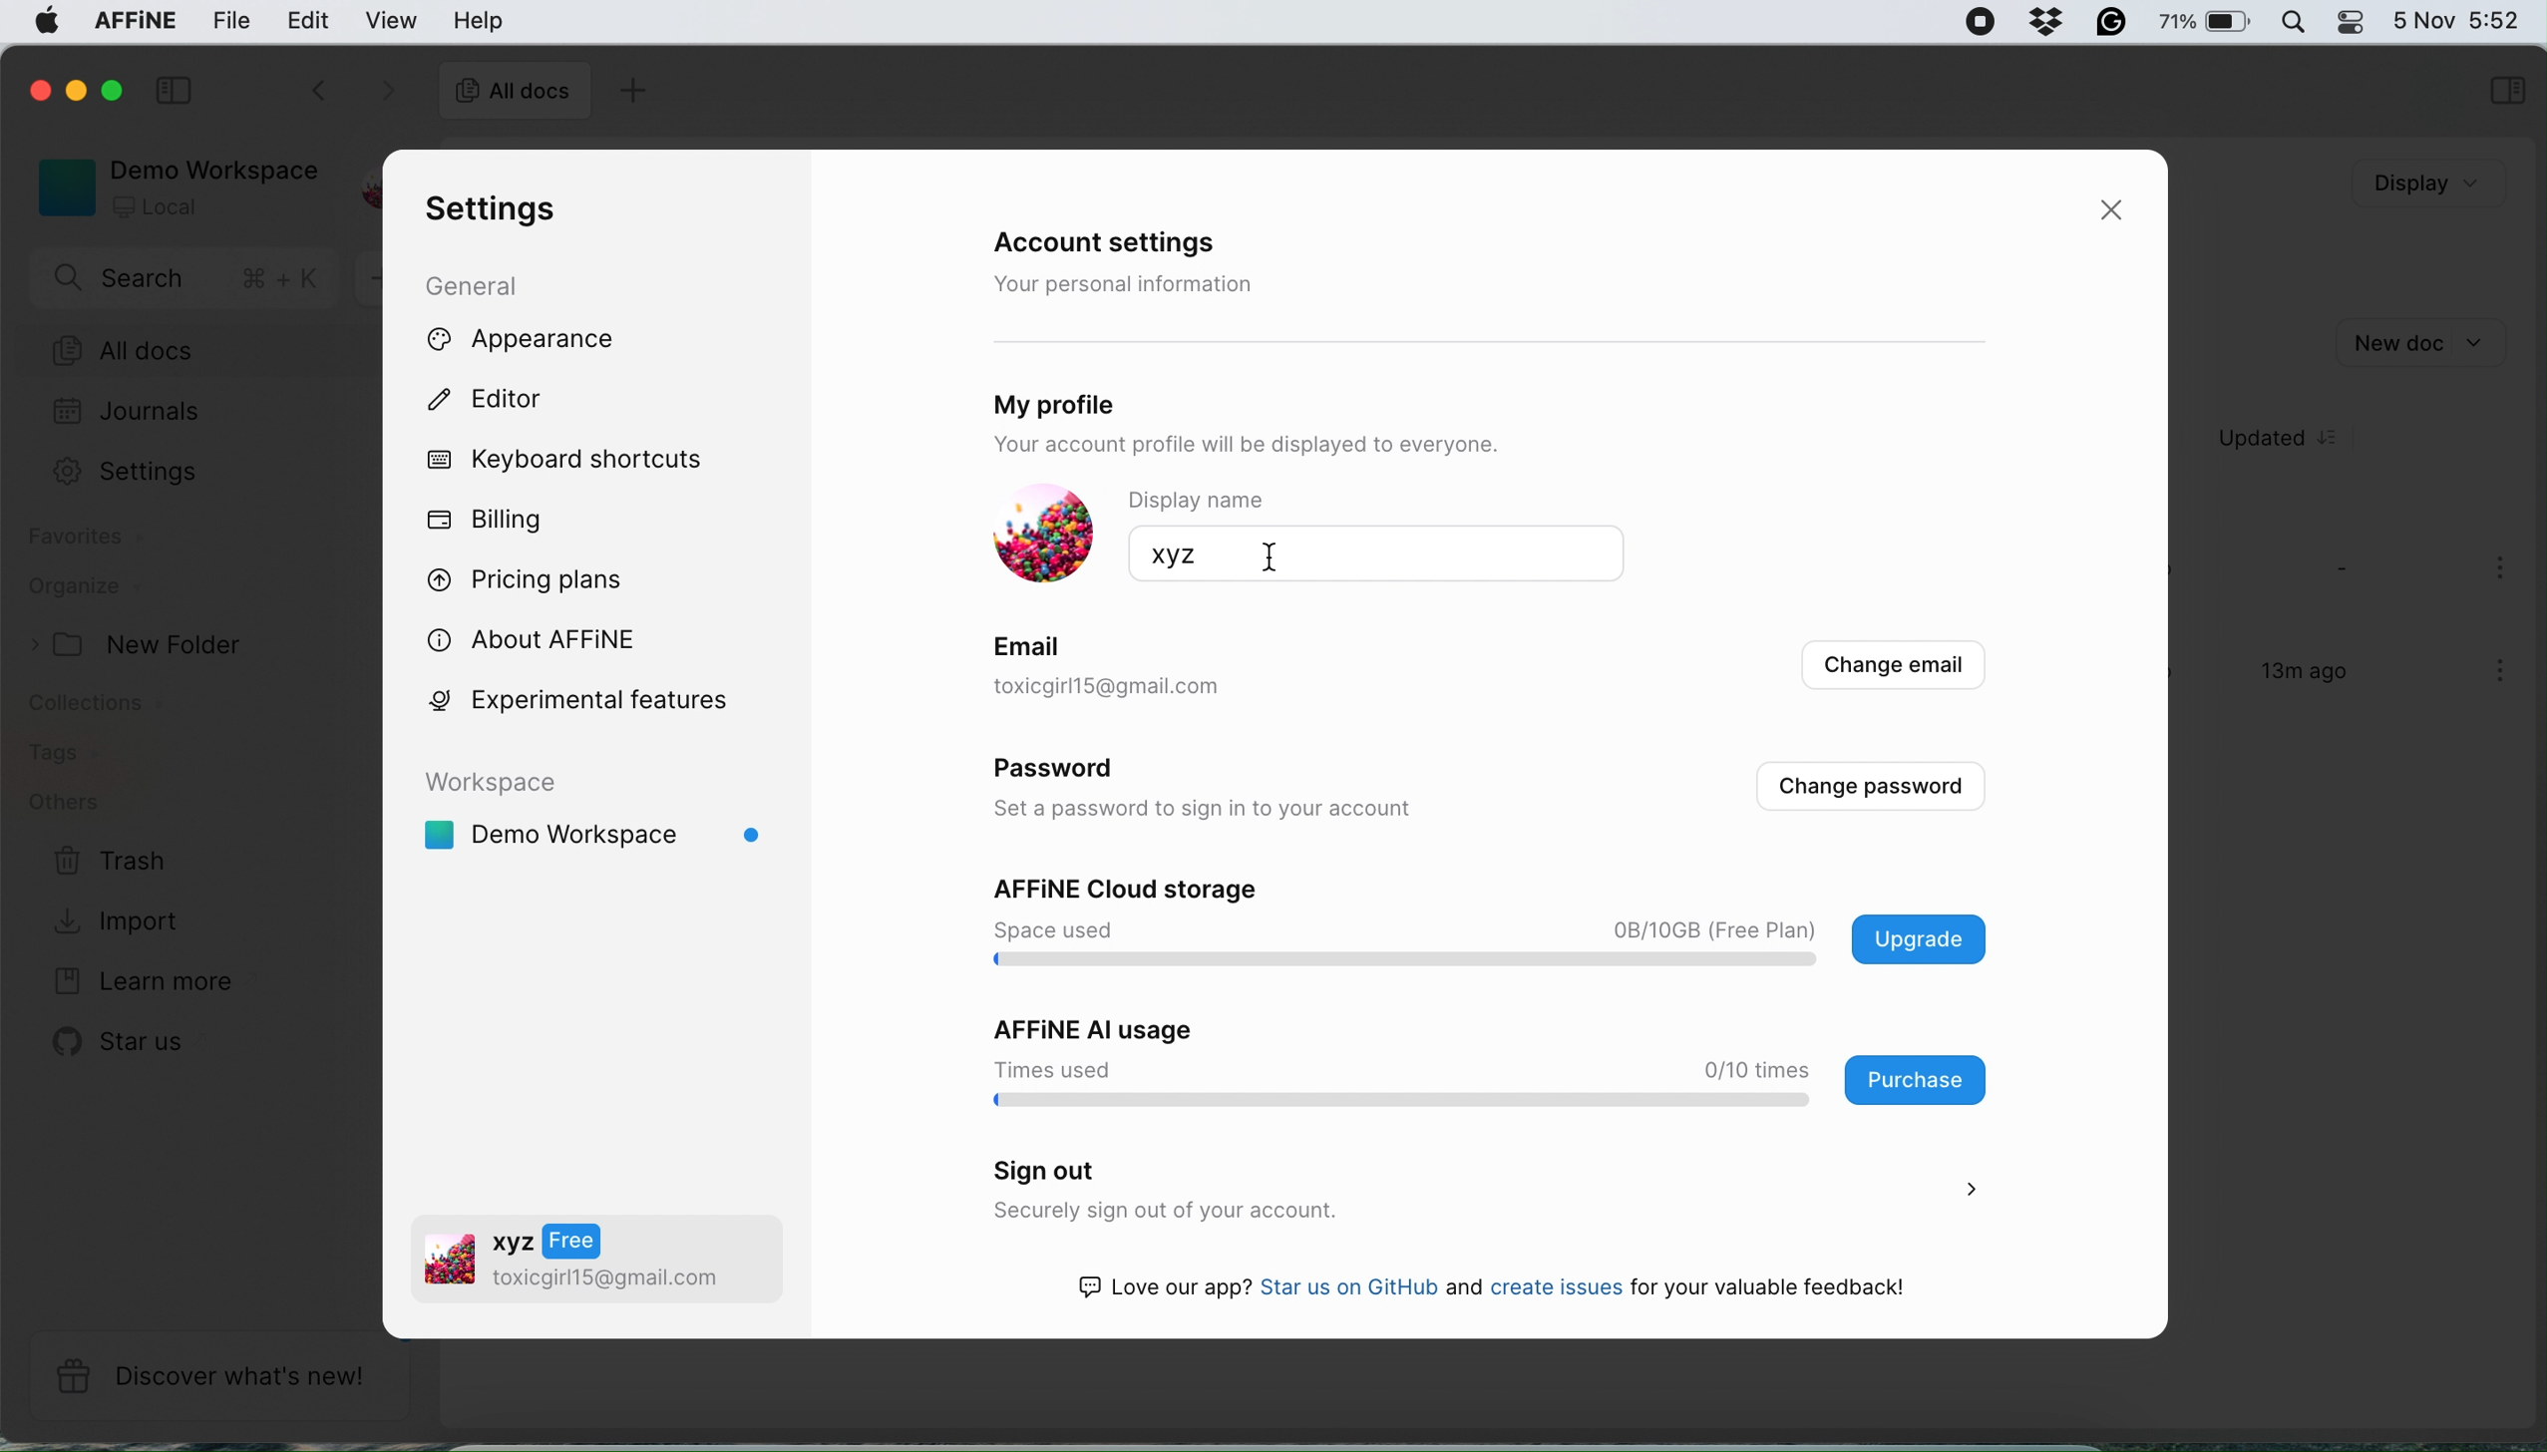  Describe the element at coordinates (2504, 673) in the screenshot. I see `more options` at that location.